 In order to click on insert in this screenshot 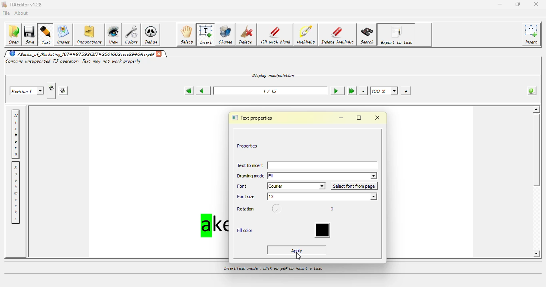, I will do `click(323, 166)`.